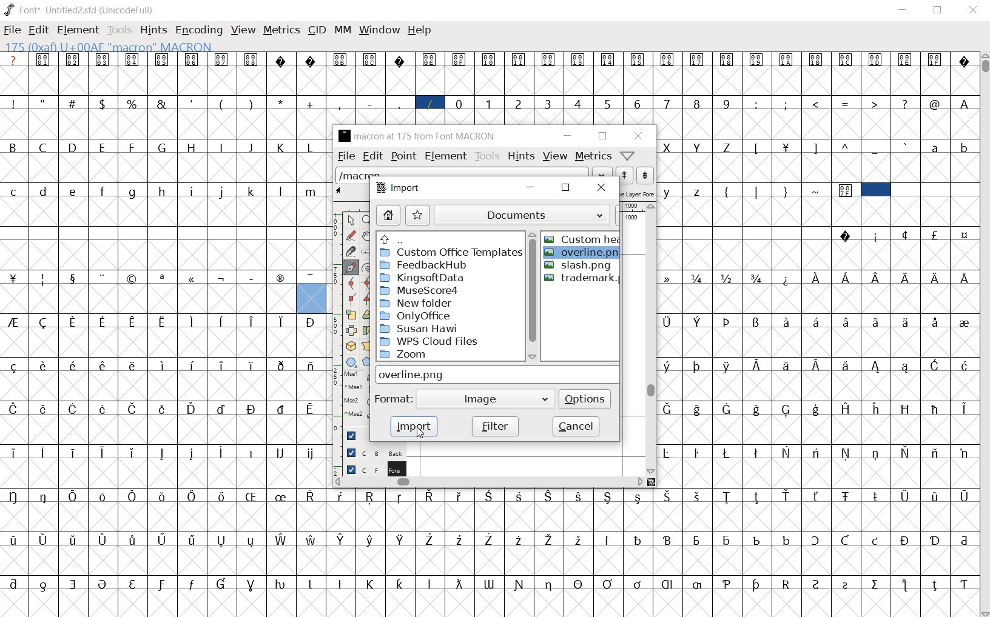 The image size is (990, 617). I want to click on Symbol, so click(372, 582).